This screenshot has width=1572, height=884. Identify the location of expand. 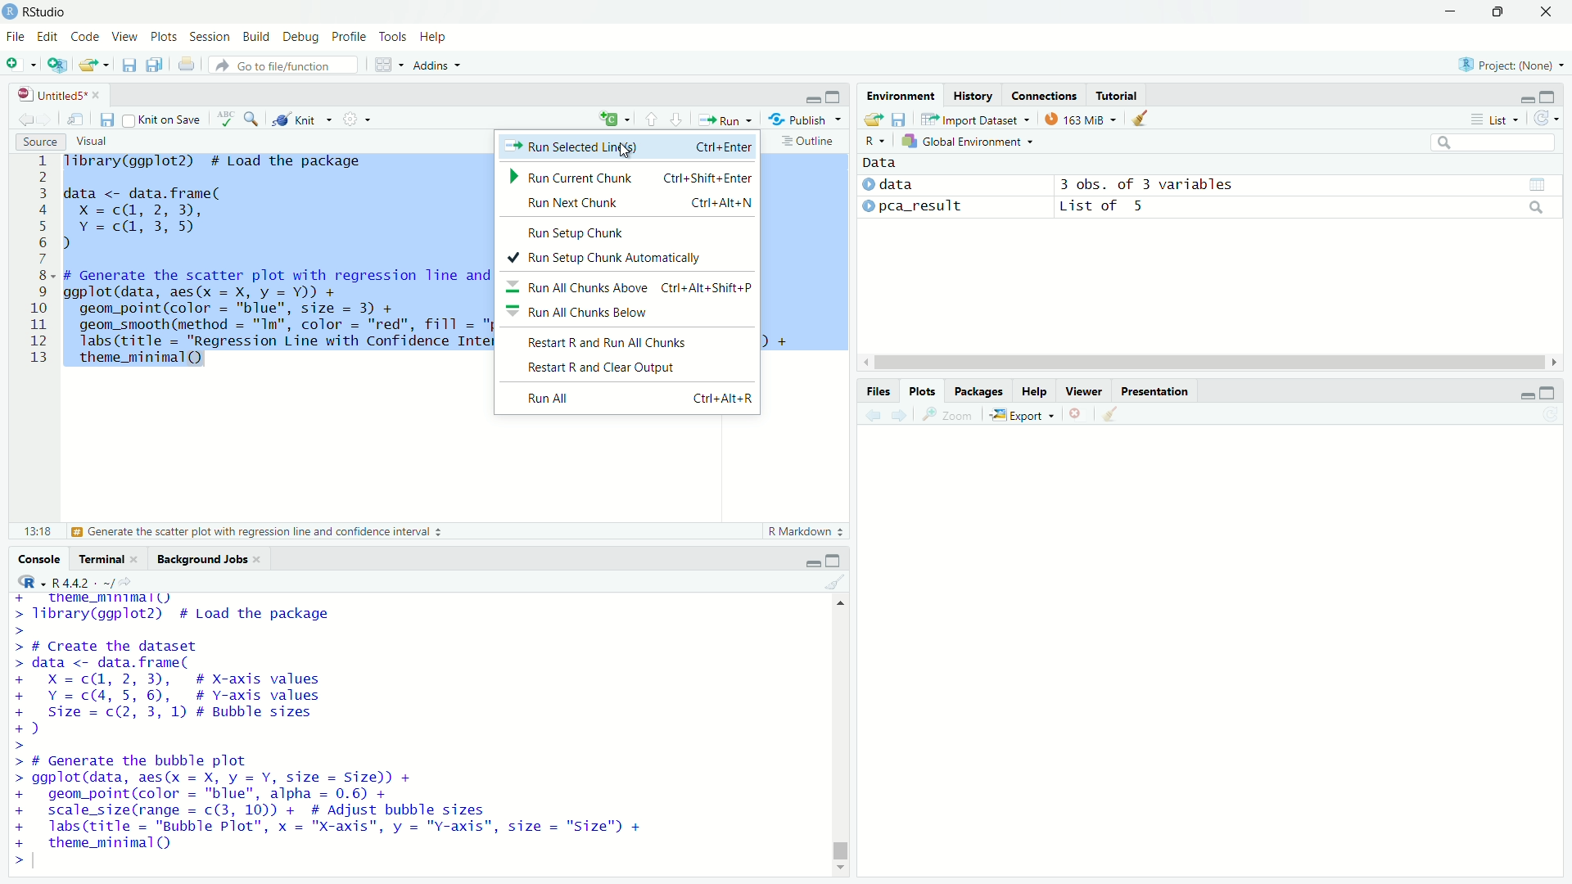
(832, 559).